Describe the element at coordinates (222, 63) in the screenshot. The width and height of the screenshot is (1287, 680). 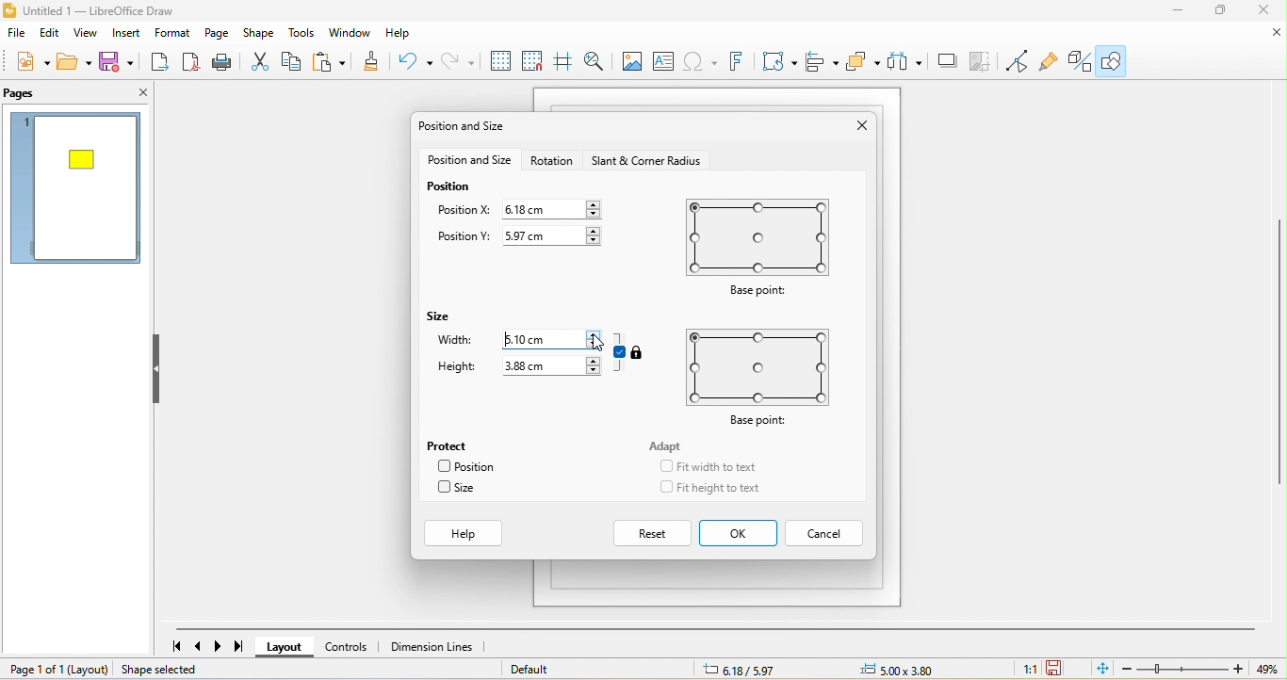
I see `print` at that location.